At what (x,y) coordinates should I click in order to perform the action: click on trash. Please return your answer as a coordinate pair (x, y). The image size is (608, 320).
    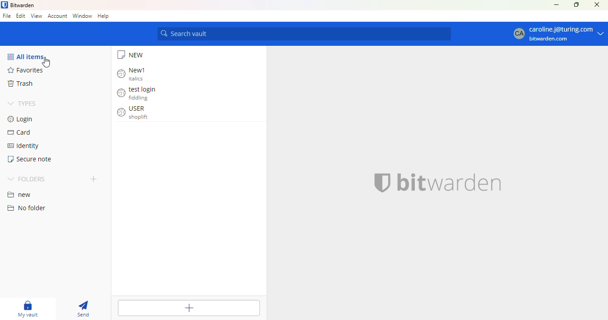
    Looking at the image, I should click on (20, 84).